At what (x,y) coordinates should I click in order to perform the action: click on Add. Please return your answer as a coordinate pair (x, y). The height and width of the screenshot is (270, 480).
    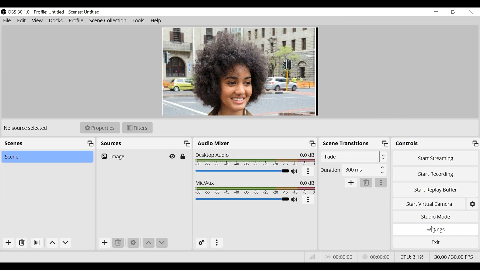
    Looking at the image, I should click on (9, 243).